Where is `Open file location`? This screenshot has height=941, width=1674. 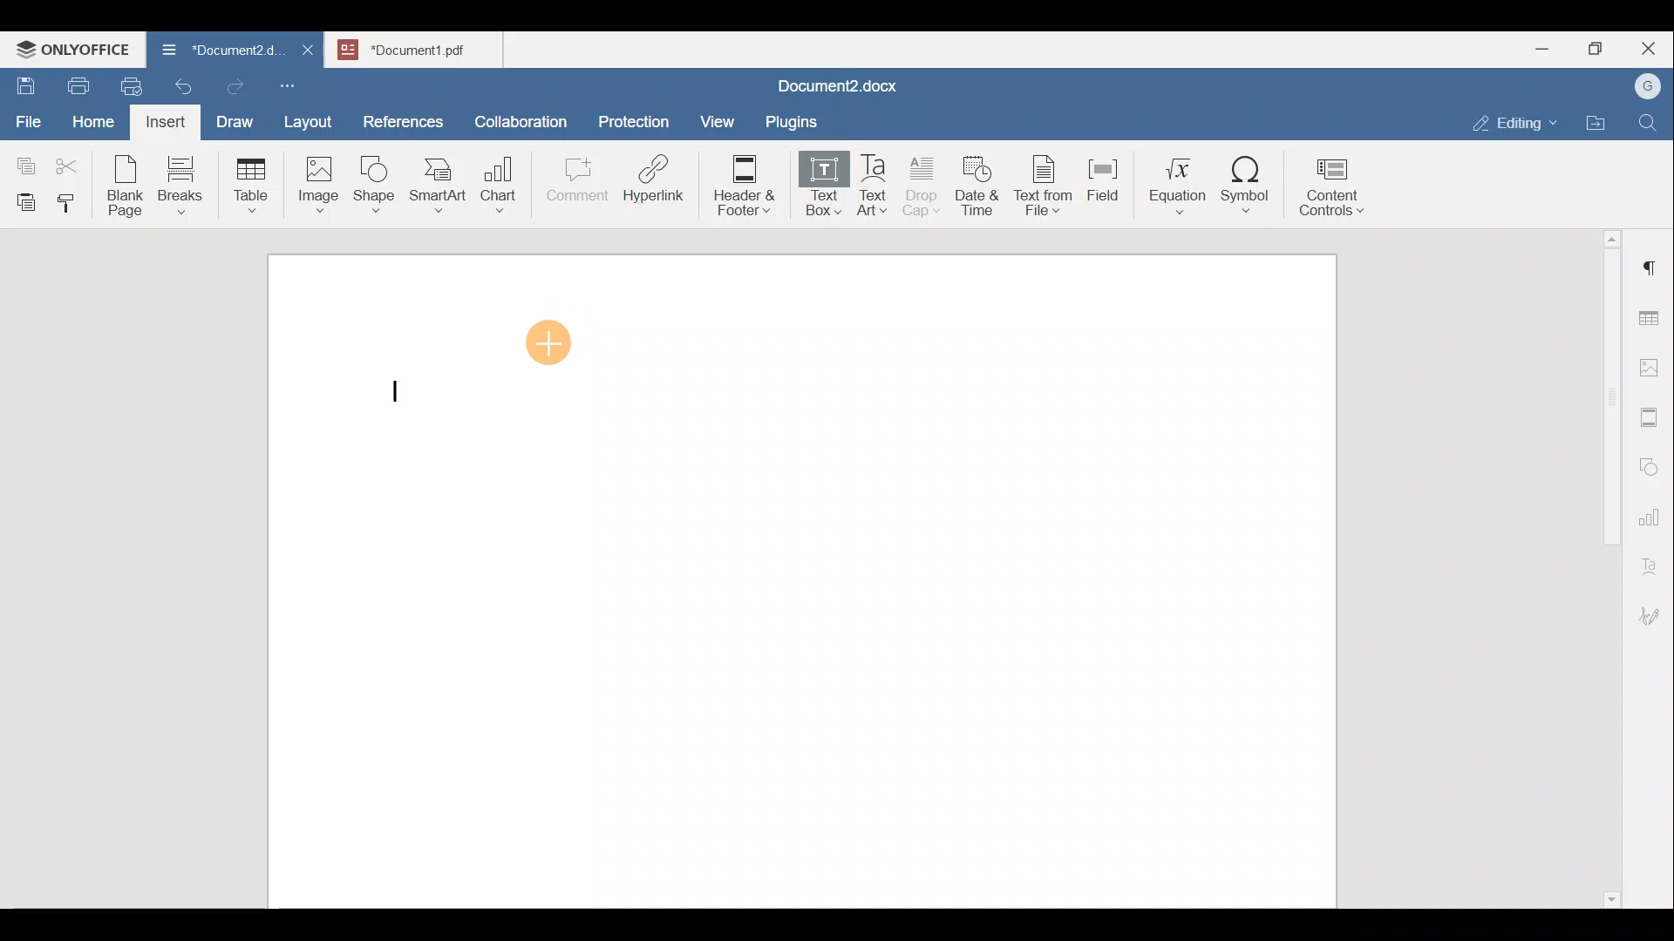
Open file location is located at coordinates (1600, 125).